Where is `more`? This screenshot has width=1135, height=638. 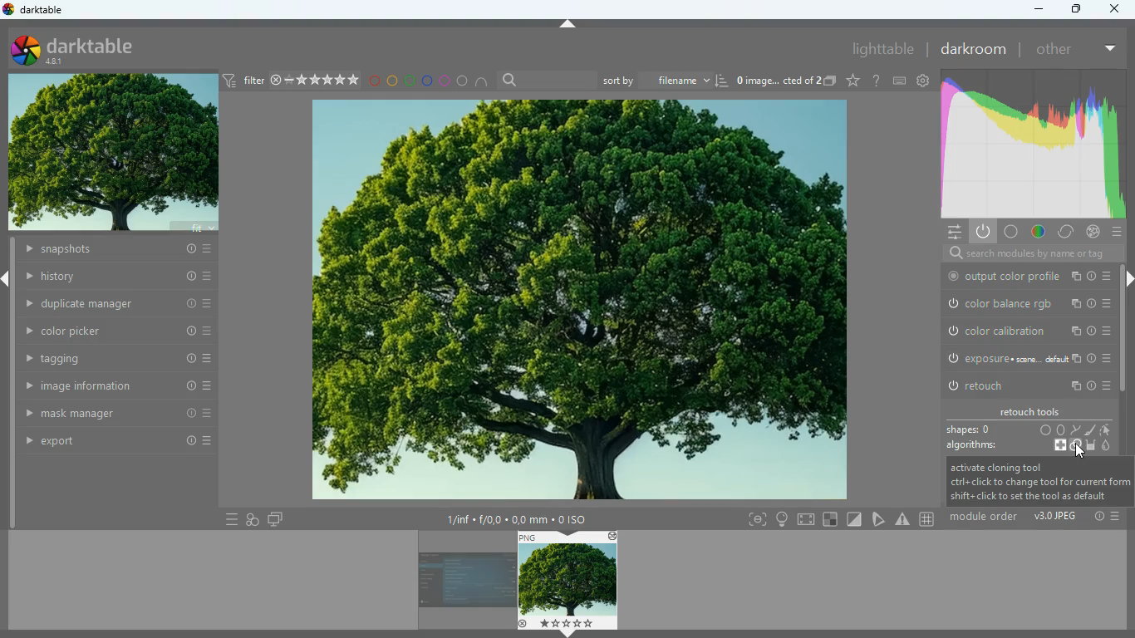 more is located at coordinates (1108, 50).